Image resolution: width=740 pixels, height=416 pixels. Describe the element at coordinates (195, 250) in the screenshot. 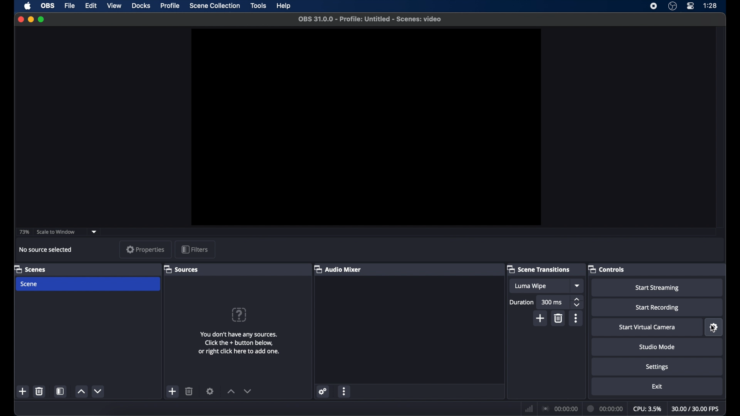

I see `filters` at that location.